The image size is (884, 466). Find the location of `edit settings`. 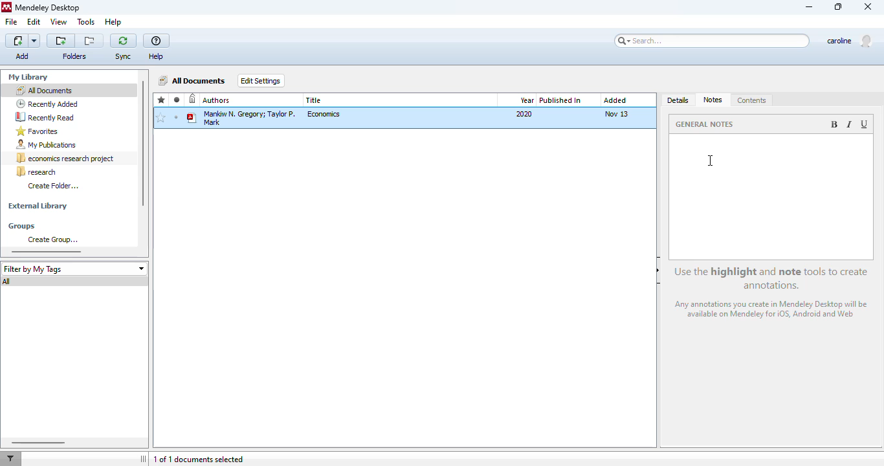

edit settings is located at coordinates (261, 80).